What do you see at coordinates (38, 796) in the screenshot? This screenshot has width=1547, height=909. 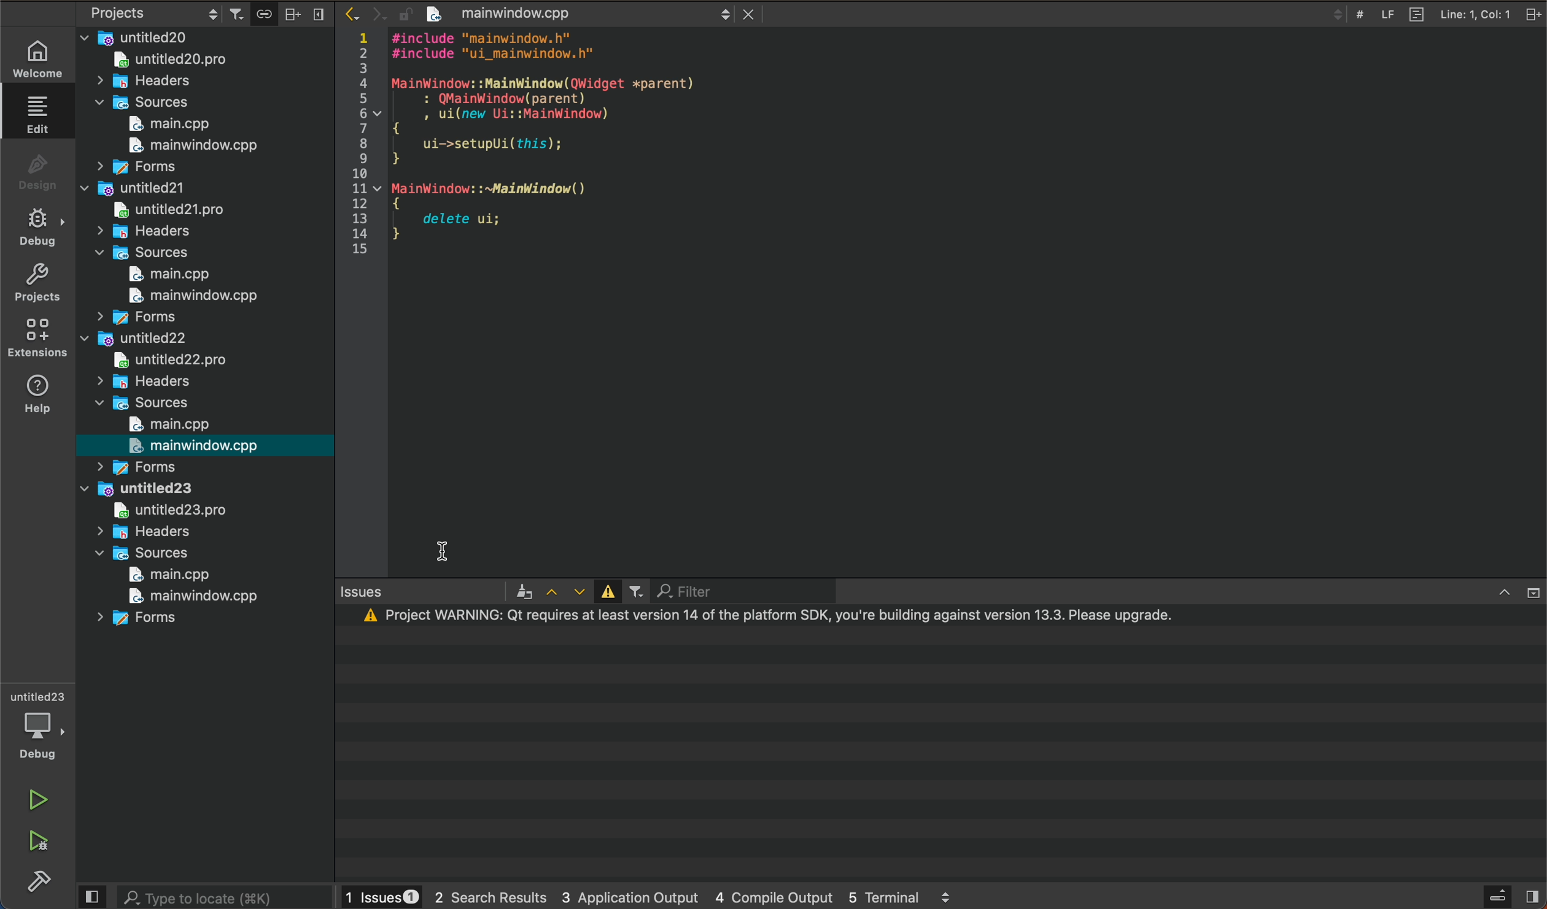 I see `run` at bounding box center [38, 796].